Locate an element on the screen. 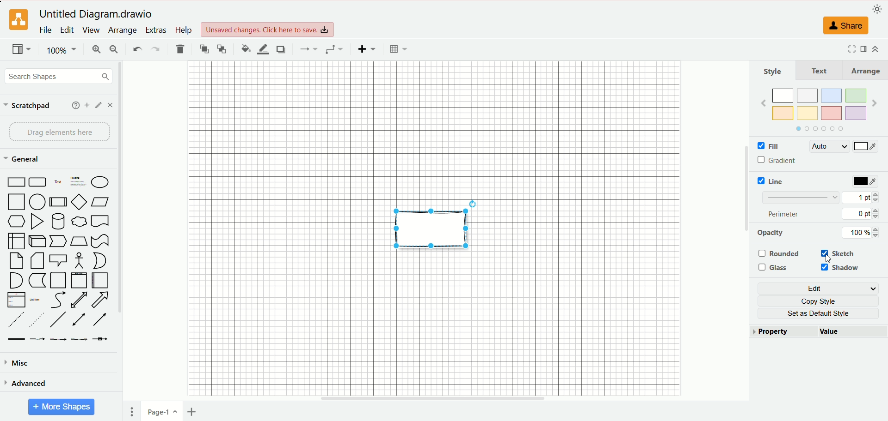  appearance is located at coordinates (877, 8).